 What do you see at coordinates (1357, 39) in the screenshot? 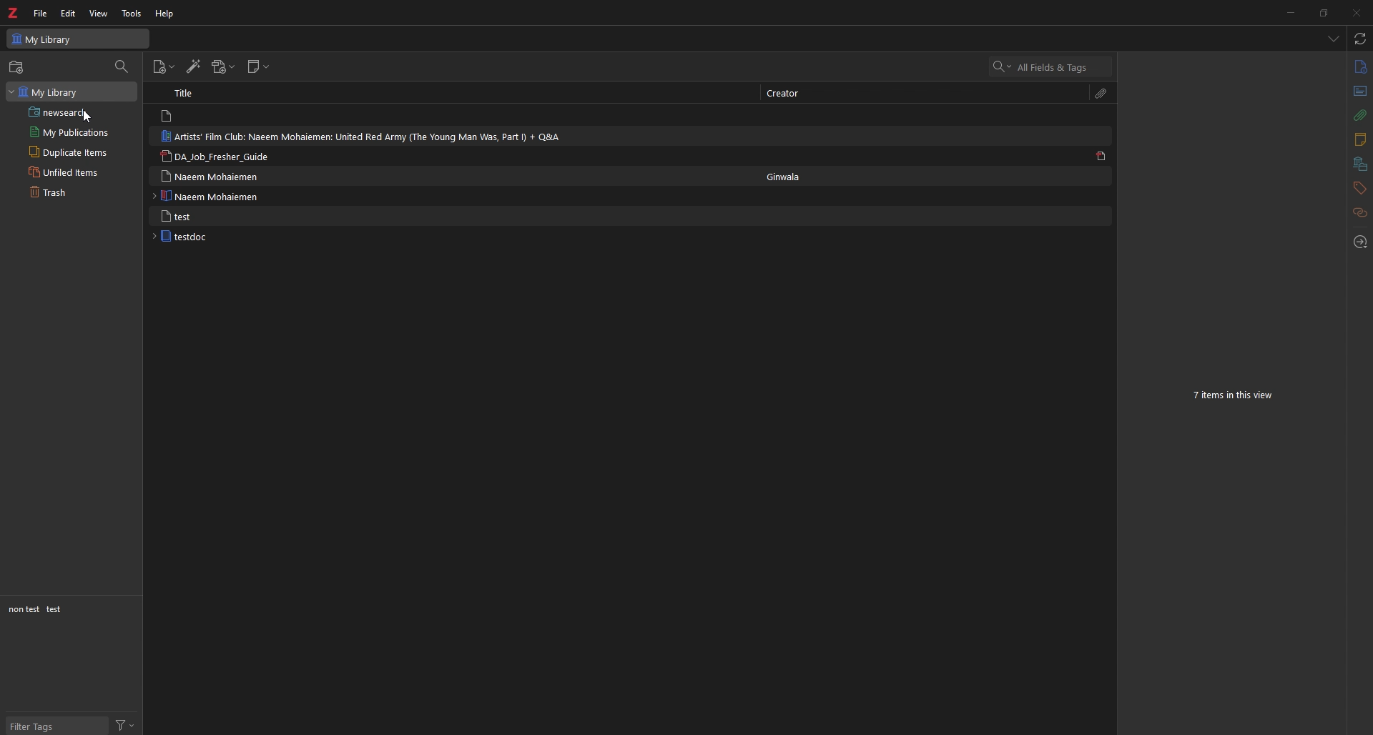
I see `sync with zotero.org` at bounding box center [1357, 39].